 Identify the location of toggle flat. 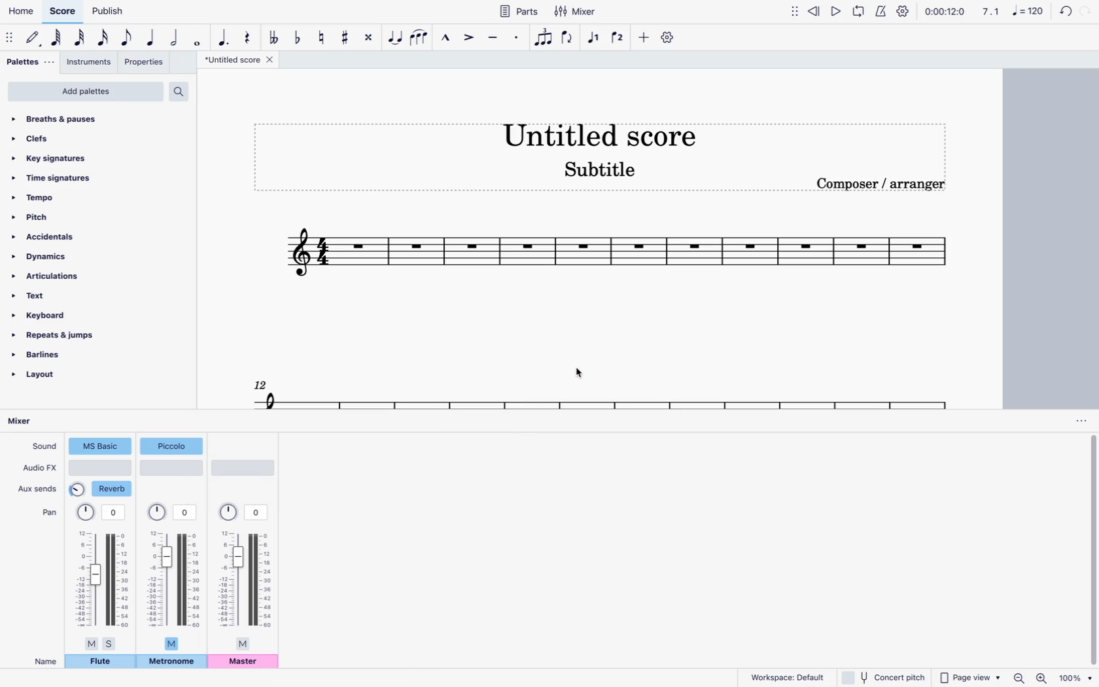
(298, 36).